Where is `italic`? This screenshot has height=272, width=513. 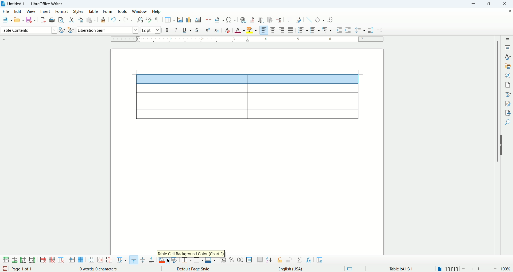
italic is located at coordinates (177, 30).